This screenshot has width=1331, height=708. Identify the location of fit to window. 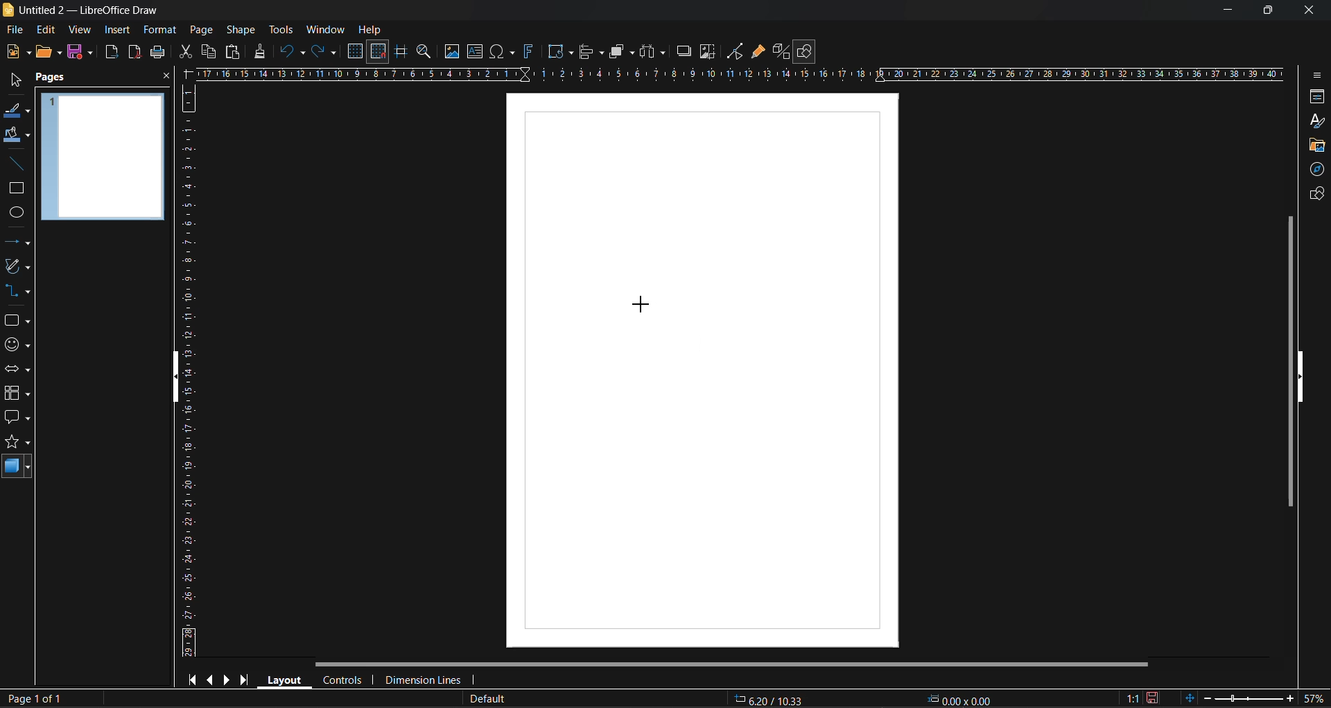
(1192, 698).